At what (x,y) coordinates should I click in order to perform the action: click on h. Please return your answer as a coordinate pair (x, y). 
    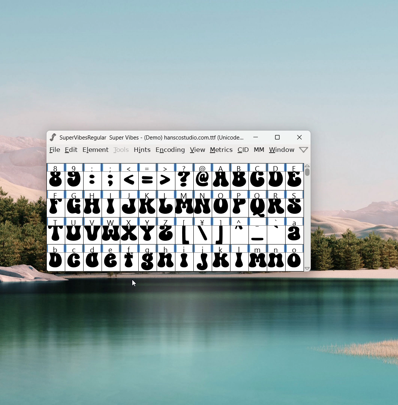
    Looking at the image, I should click on (166, 258).